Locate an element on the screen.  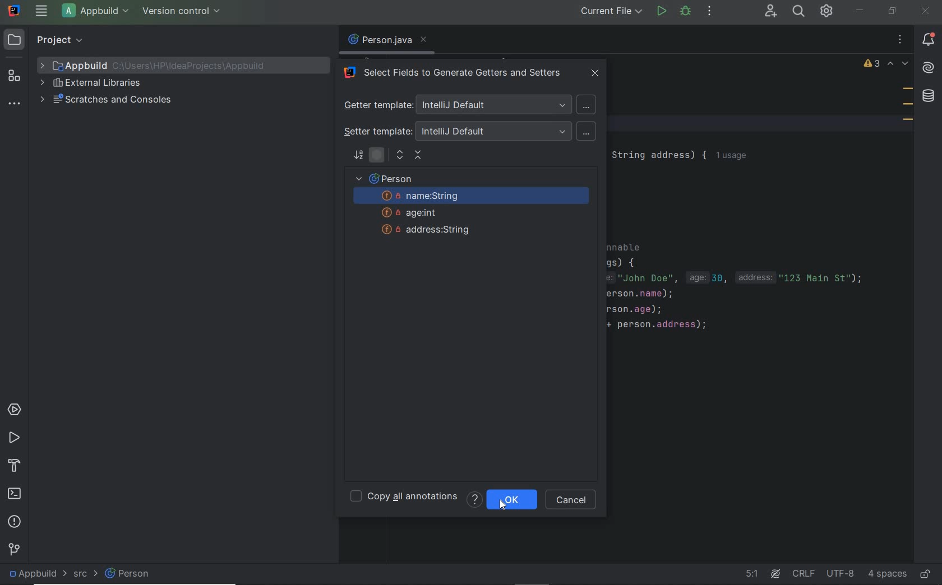
address:String is located at coordinates (424, 230).